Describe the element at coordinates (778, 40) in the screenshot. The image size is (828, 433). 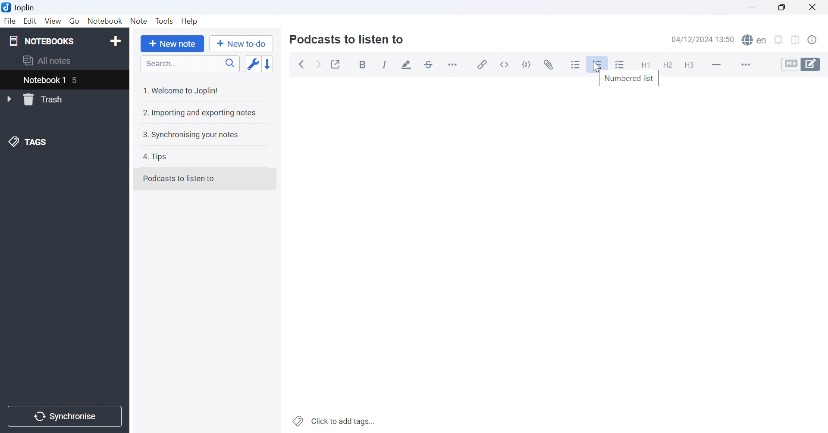
I see `Set alarm` at that location.